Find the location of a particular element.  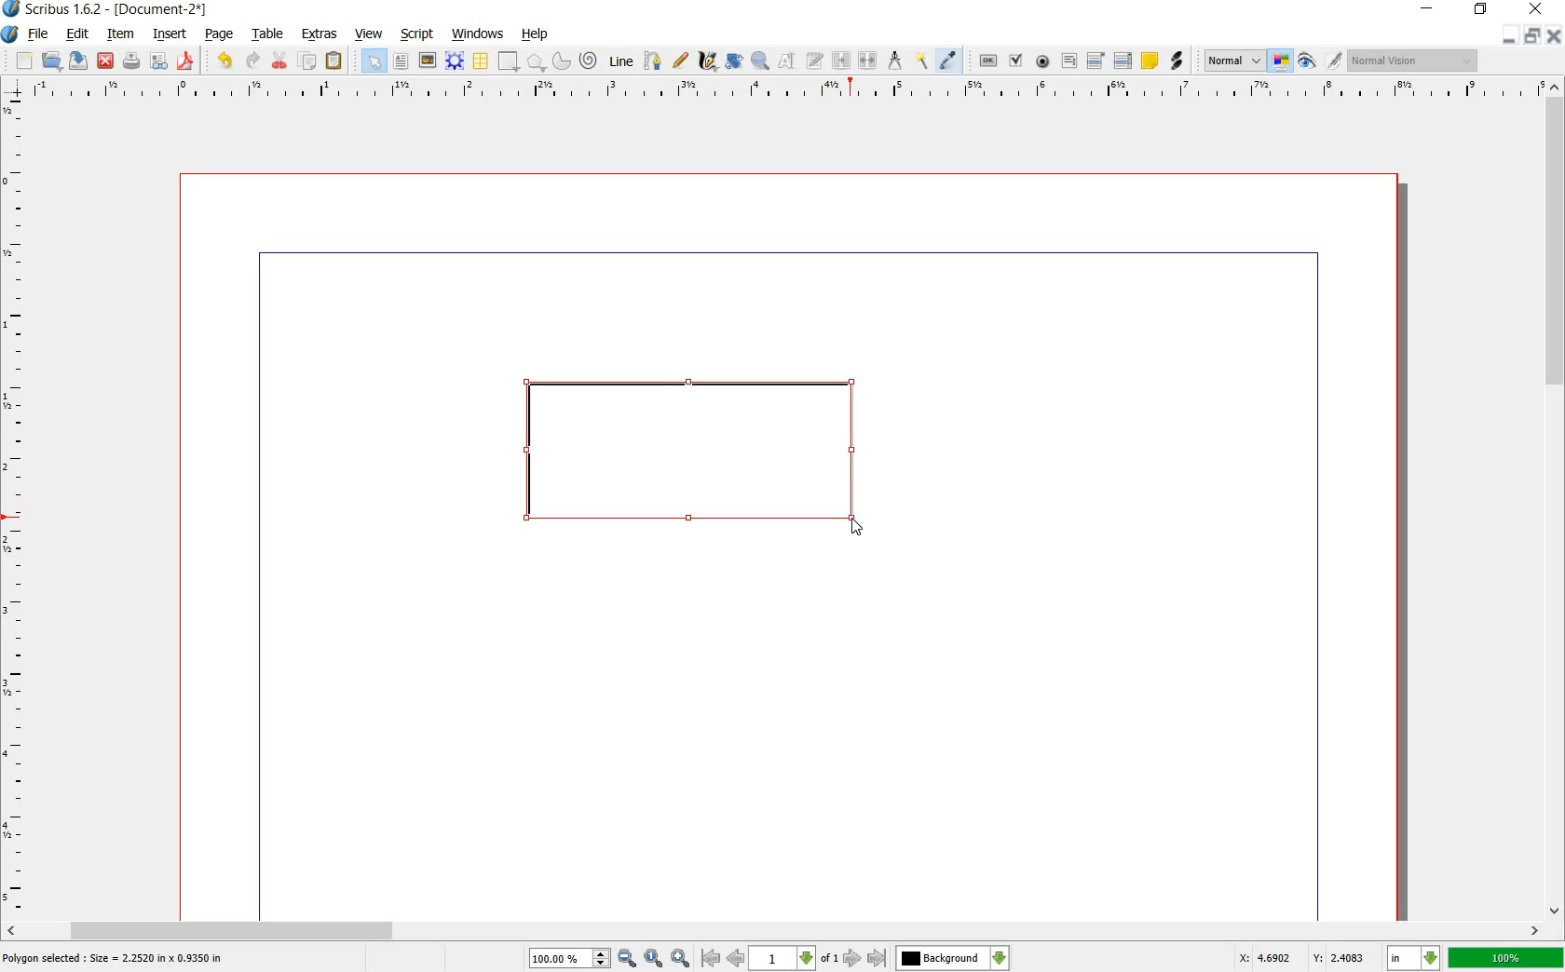

EYE DROPPER is located at coordinates (951, 61).